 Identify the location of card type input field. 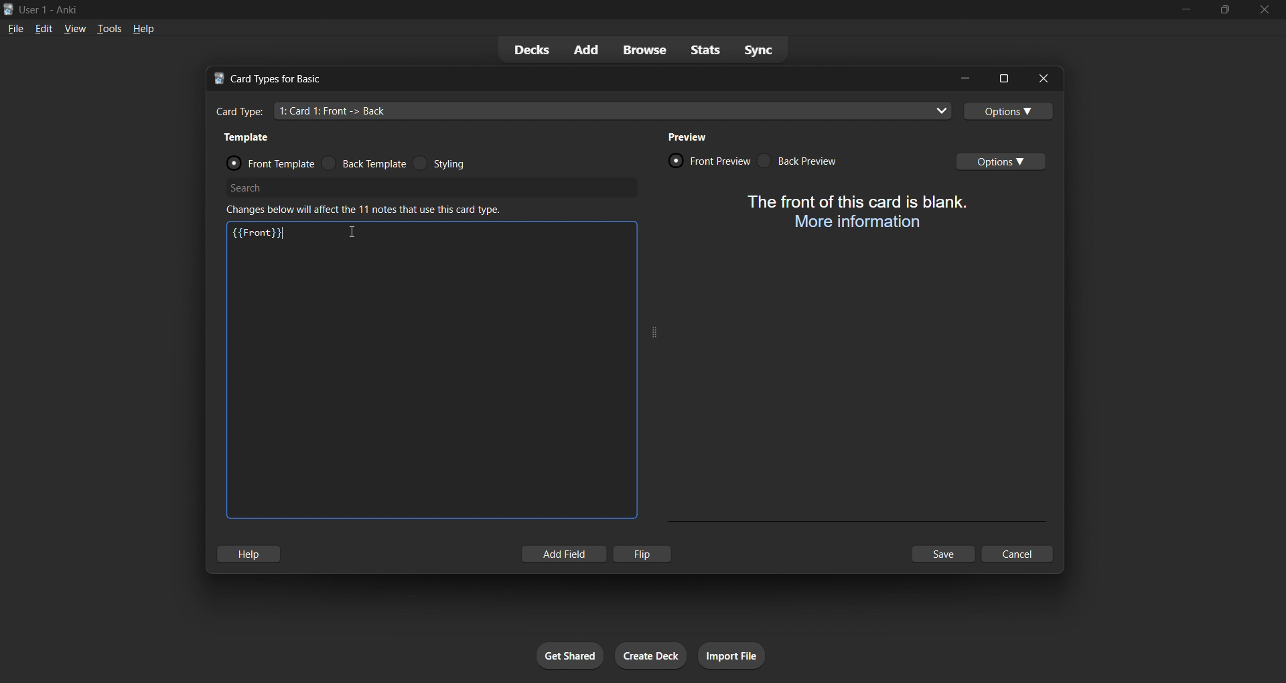
(583, 112).